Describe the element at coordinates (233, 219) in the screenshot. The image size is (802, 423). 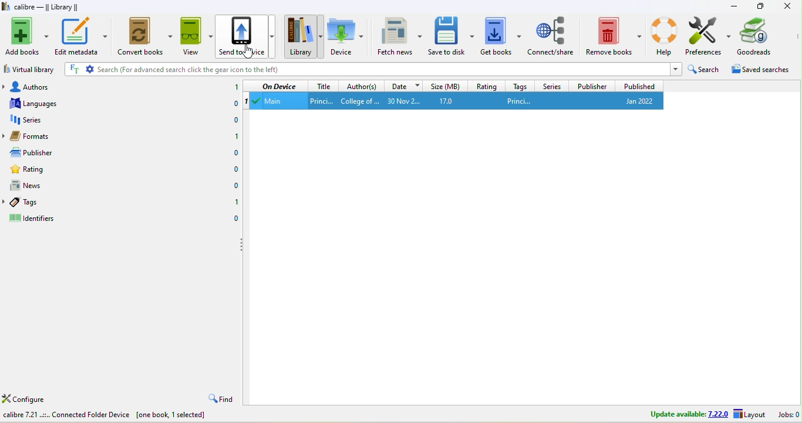
I see `0` at that location.